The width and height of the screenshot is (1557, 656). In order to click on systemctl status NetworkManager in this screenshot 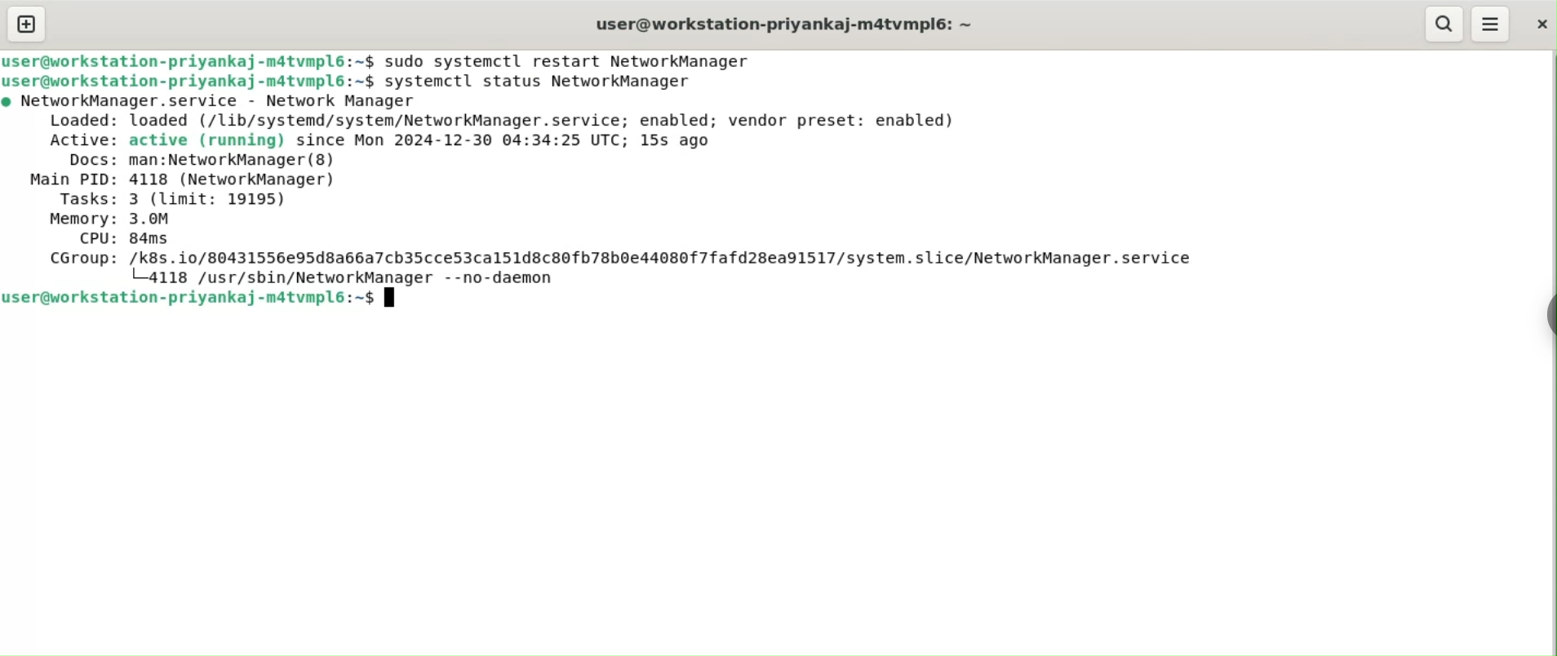, I will do `click(538, 81)`.